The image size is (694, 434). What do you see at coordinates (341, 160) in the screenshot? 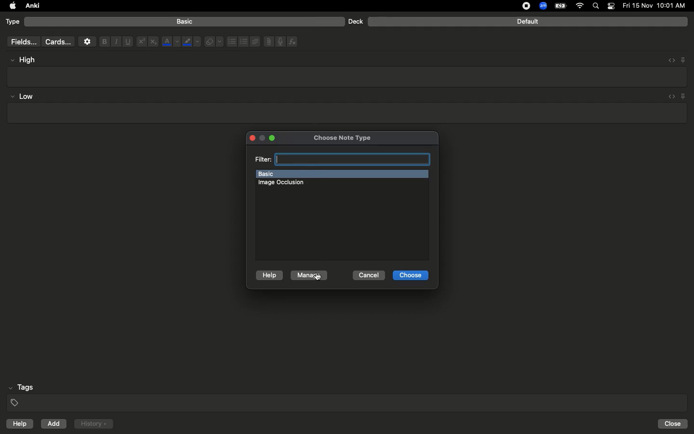
I see `Filter` at bounding box center [341, 160].